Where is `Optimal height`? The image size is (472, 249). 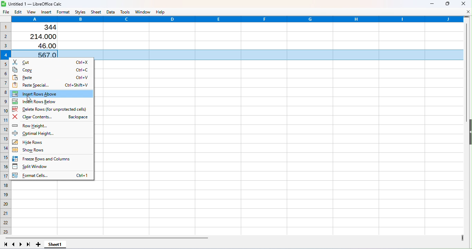 Optimal height is located at coordinates (48, 133).